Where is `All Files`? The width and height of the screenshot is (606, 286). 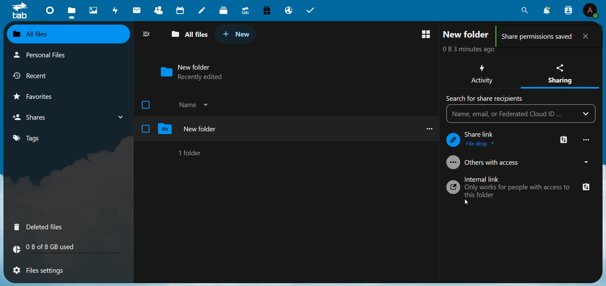
All Files is located at coordinates (187, 35).